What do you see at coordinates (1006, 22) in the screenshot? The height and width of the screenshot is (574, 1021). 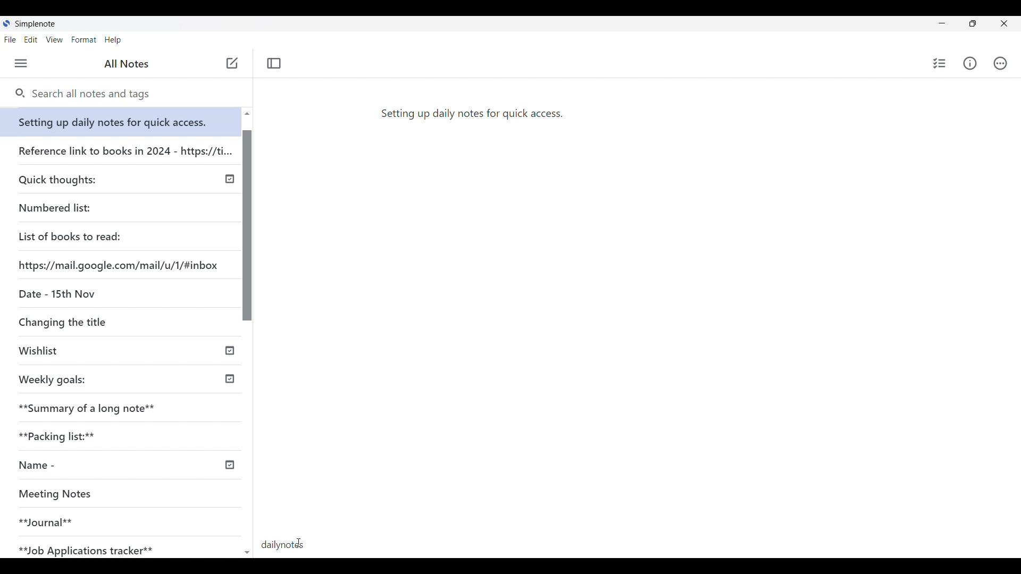 I see `Close ` at bounding box center [1006, 22].